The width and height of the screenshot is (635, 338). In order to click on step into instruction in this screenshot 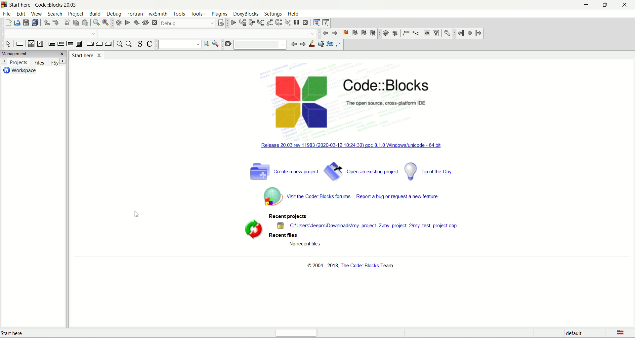, I will do `click(288, 22)`.